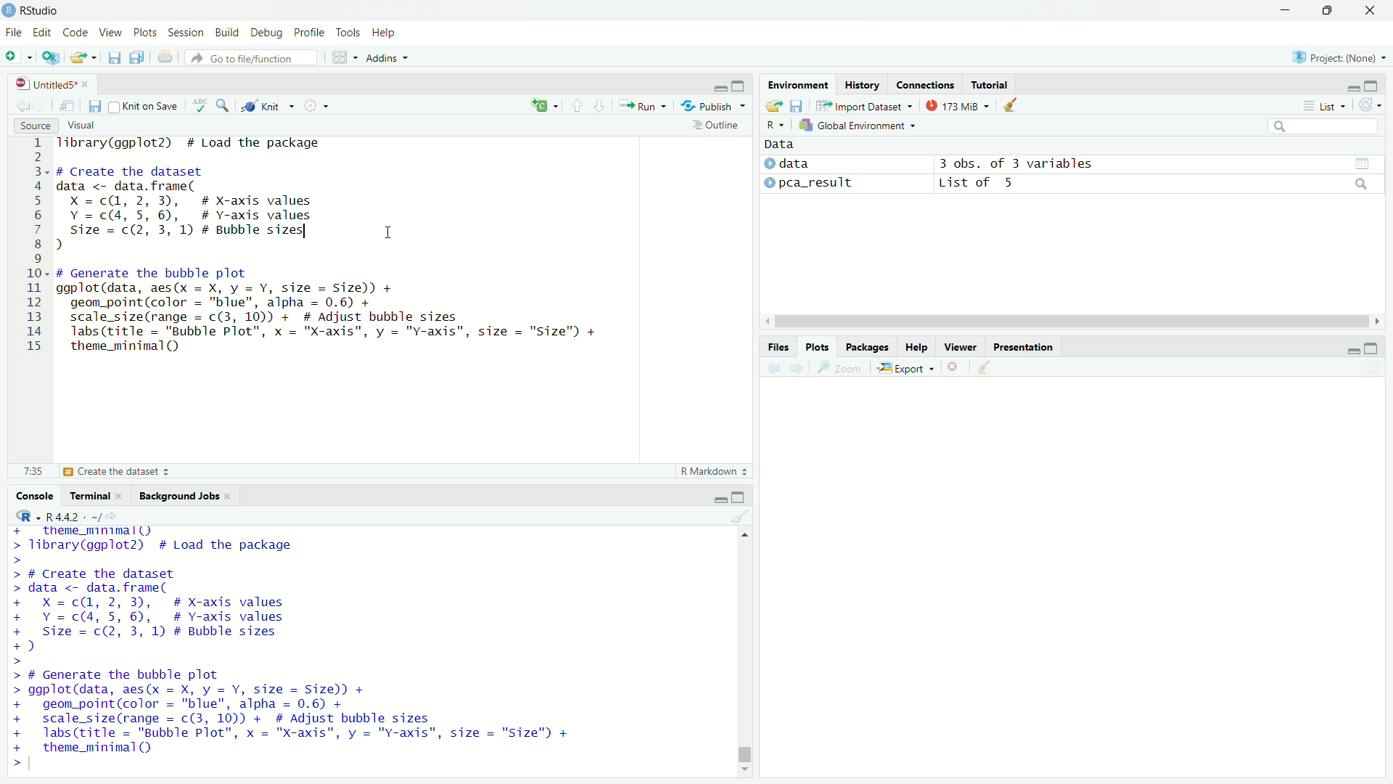 This screenshot has width=1393, height=784. Describe the element at coordinates (1370, 10) in the screenshot. I see `close` at that location.